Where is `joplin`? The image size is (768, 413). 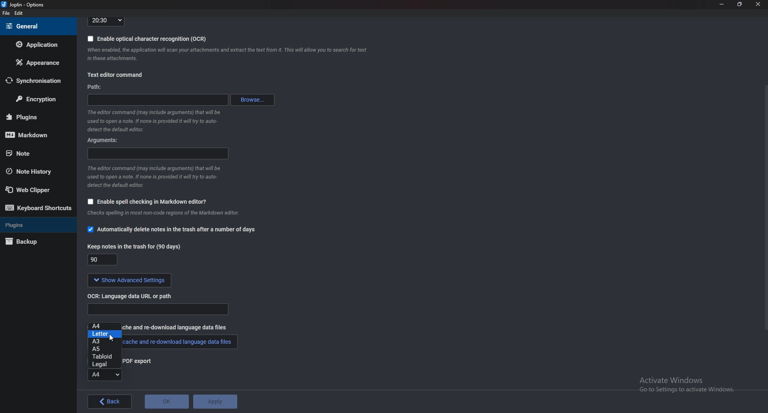 joplin is located at coordinates (24, 5).